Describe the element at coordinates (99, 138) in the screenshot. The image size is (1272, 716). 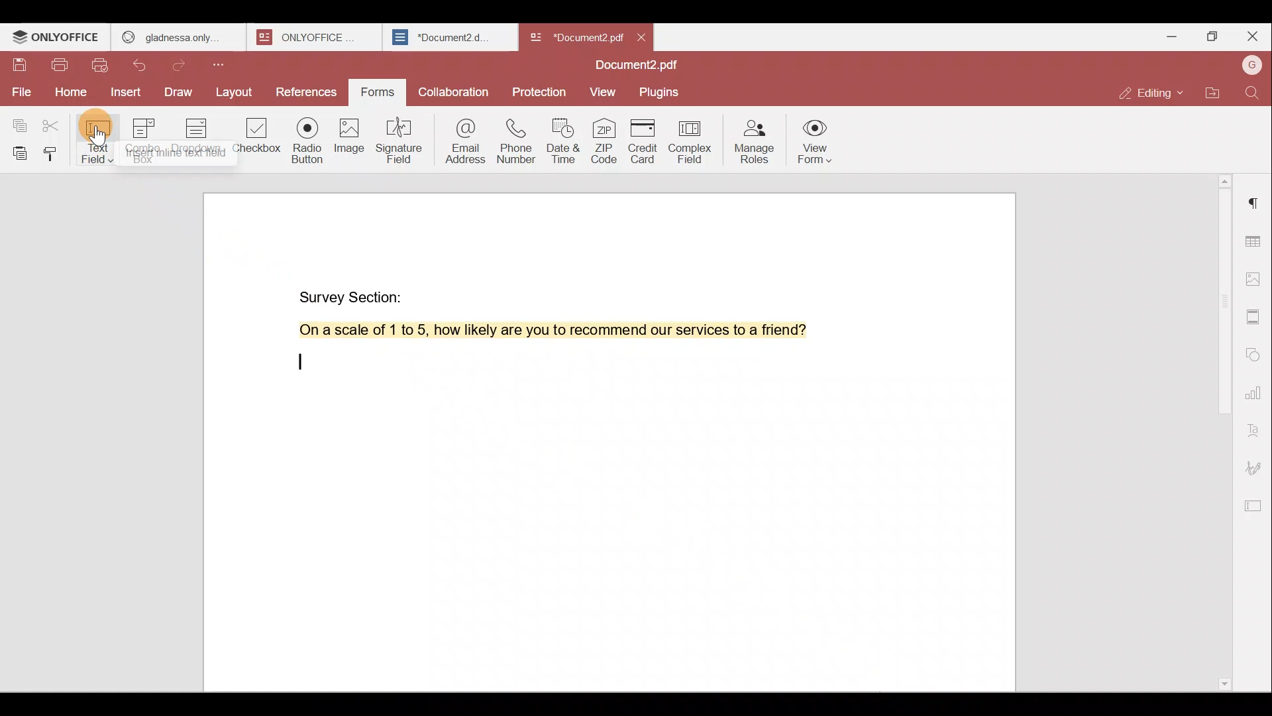
I see `Text field` at that location.